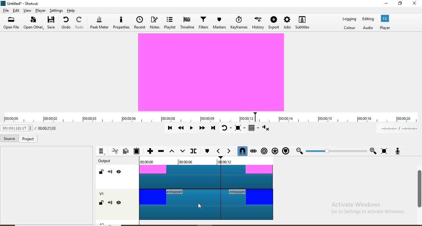 The image size is (422, 226). Describe the element at coordinates (204, 22) in the screenshot. I see `Filters` at that location.